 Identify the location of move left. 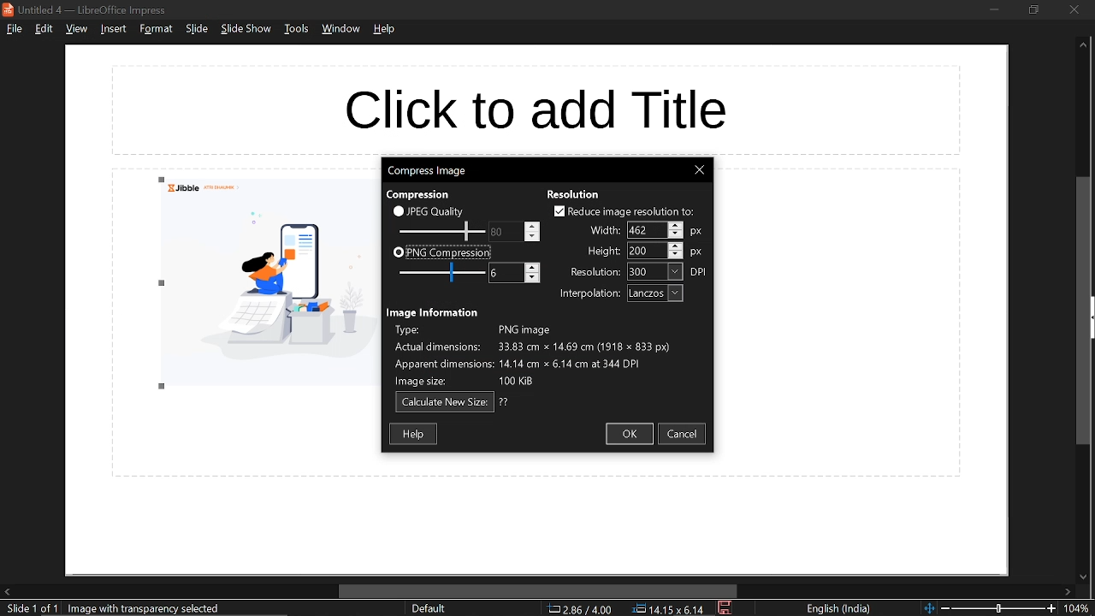
(7, 591).